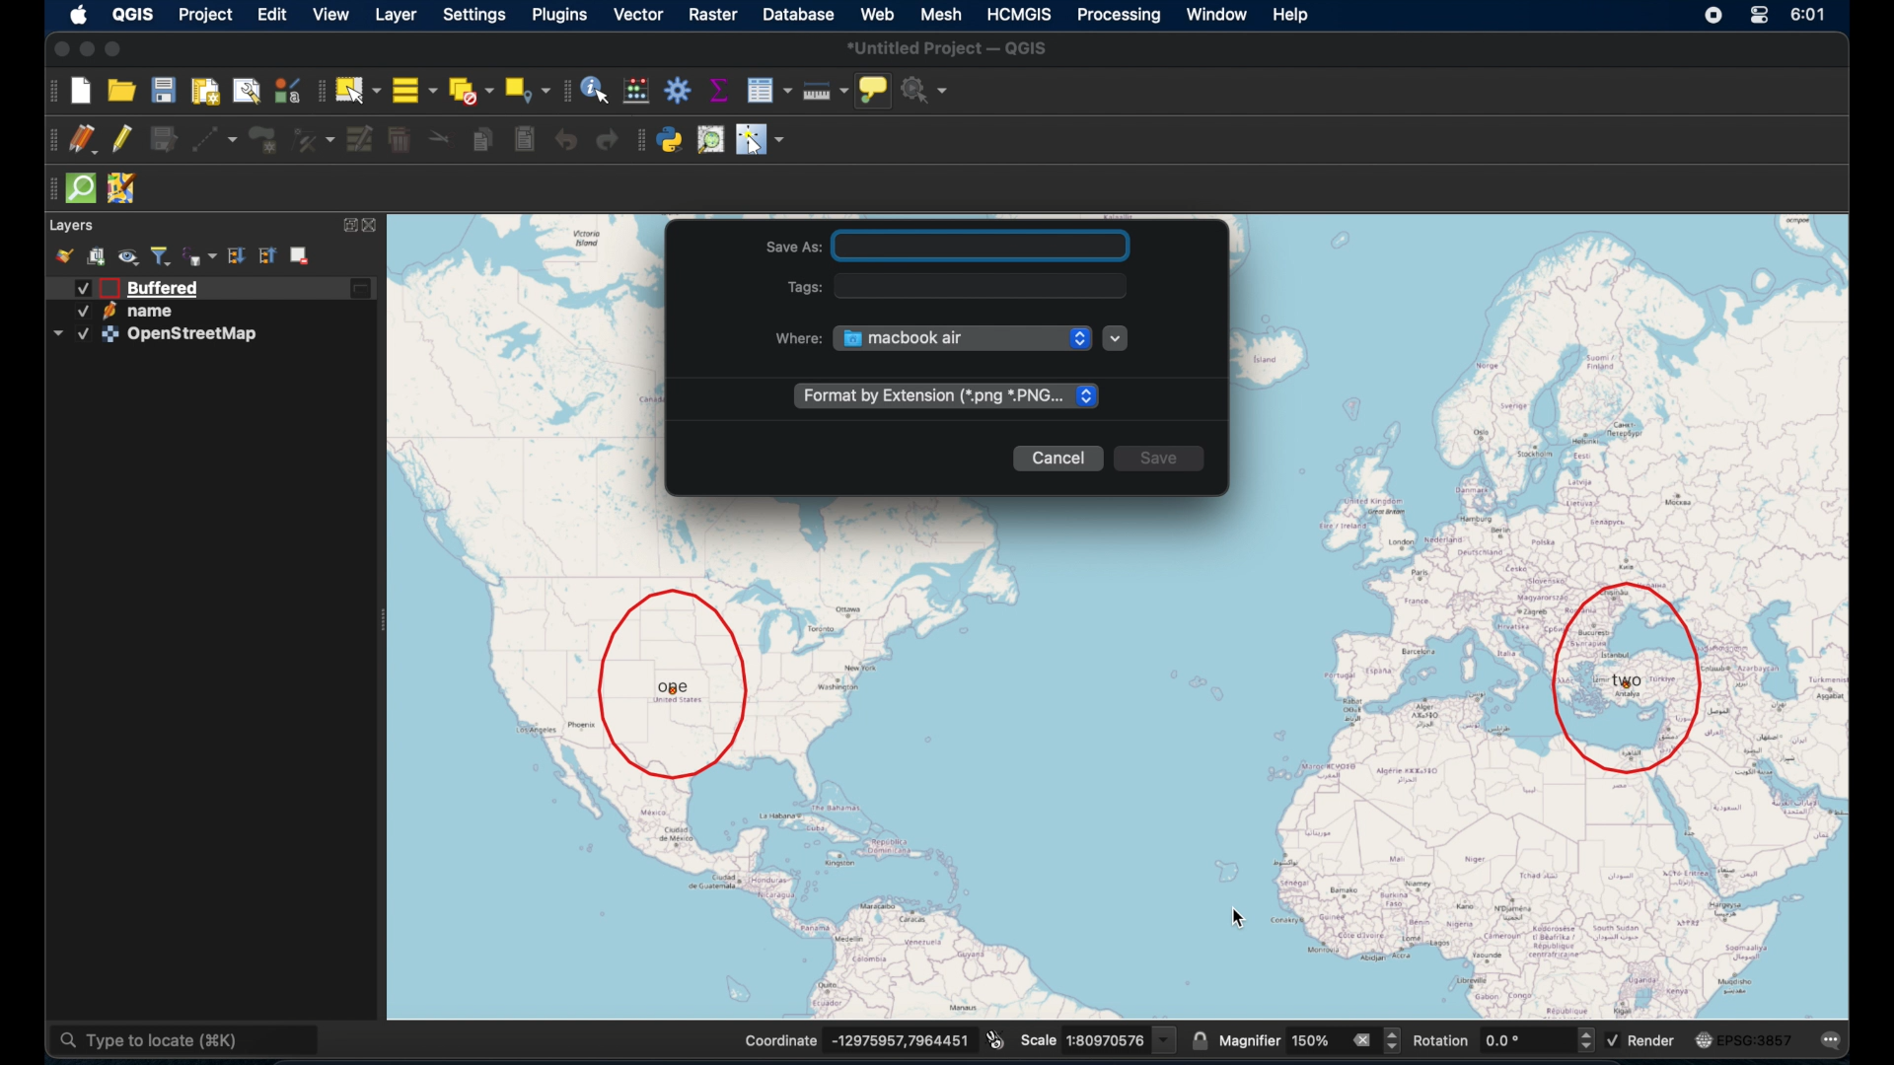  Describe the element at coordinates (126, 88) in the screenshot. I see `open project` at that location.